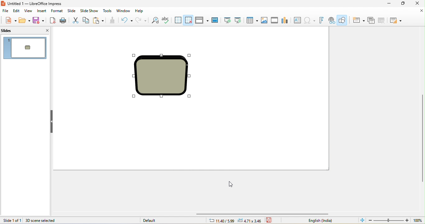 Image resolution: width=425 pixels, height=224 pixels. I want to click on close, so click(418, 3).